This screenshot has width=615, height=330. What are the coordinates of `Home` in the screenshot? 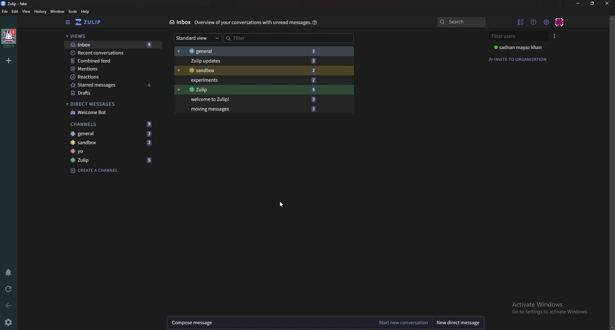 It's located at (10, 38).